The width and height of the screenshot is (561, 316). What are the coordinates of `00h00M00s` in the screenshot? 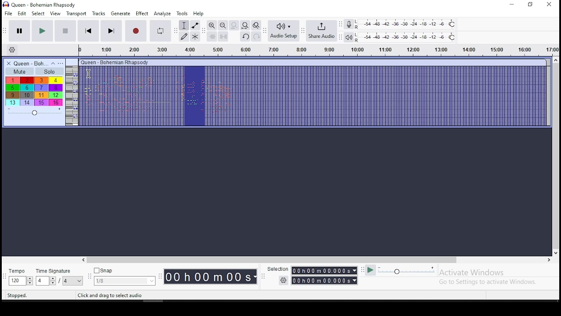 It's located at (210, 276).